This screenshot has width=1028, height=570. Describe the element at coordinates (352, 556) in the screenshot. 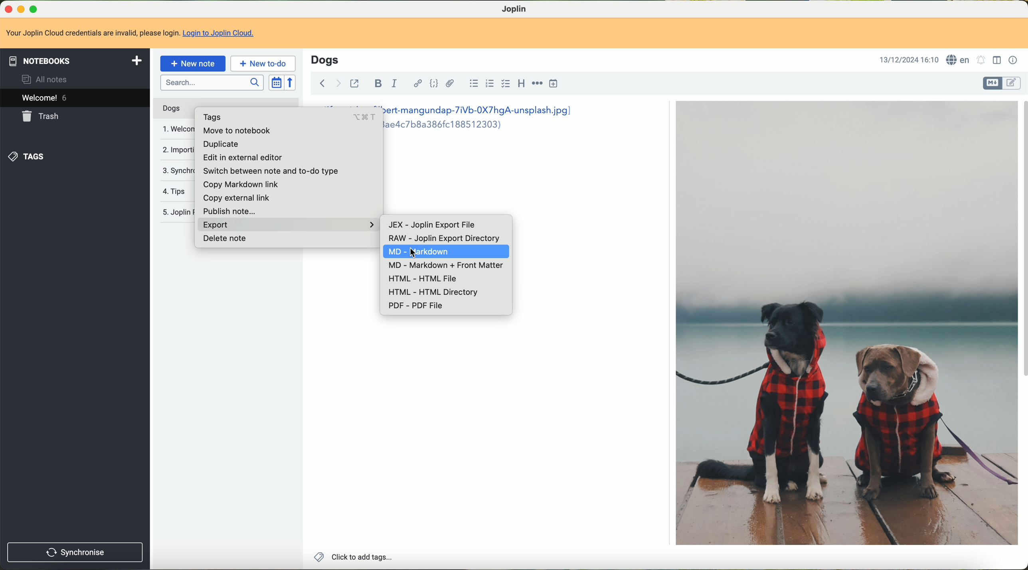

I see `click to add tags` at that location.